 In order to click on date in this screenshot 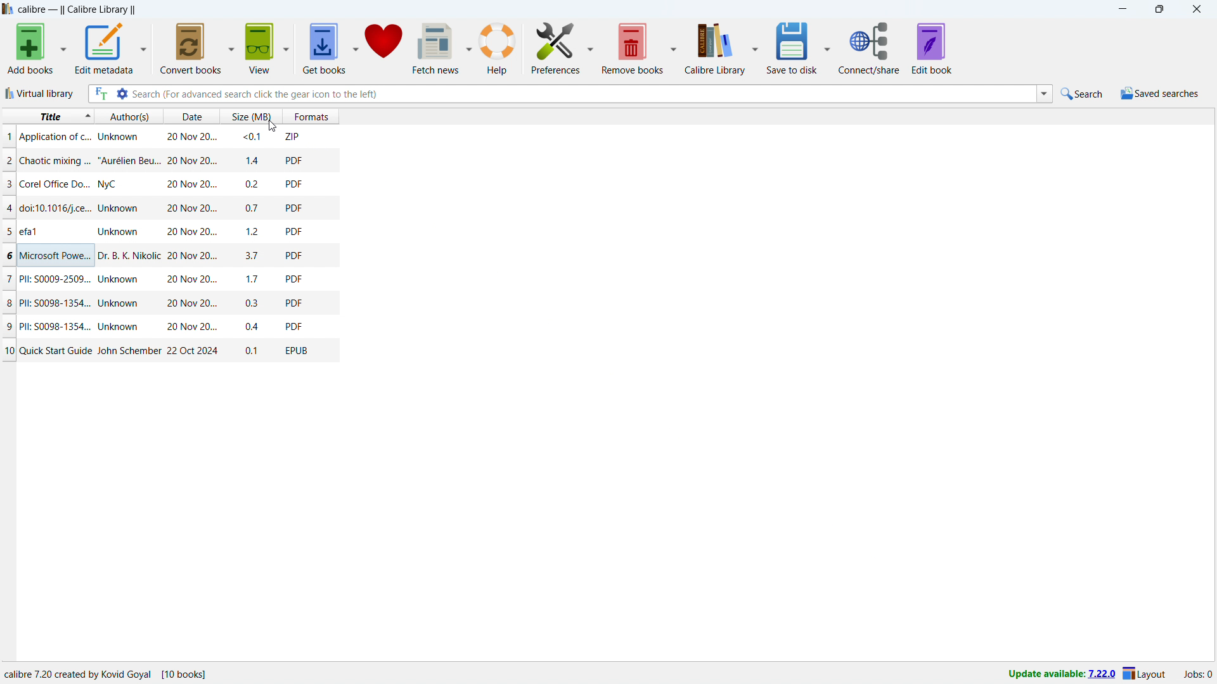, I will do `click(190, 161)`.